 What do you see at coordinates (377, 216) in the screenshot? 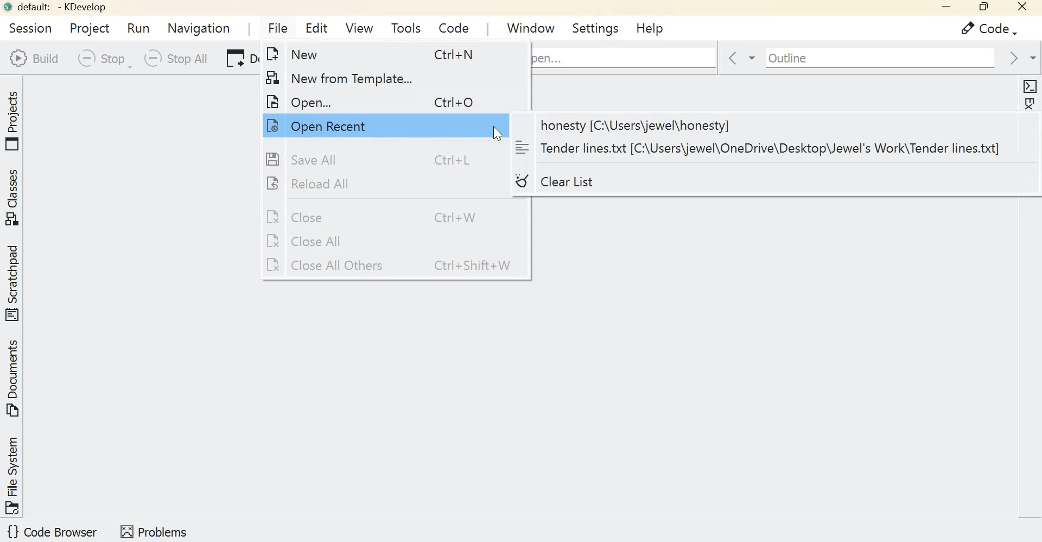
I see `Close` at bounding box center [377, 216].